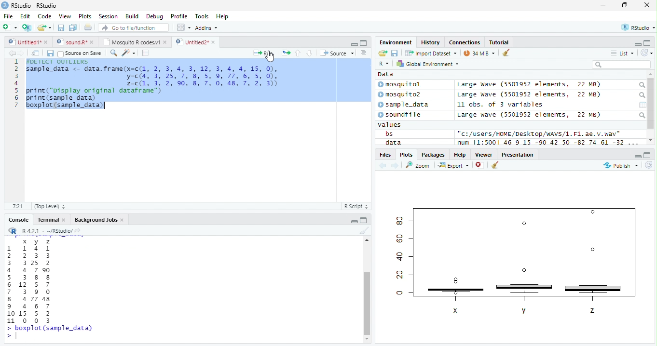 This screenshot has width=657, height=346. Describe the element at coordinates (363, 231) in the screenshot. I see `clear workspace` at that location.